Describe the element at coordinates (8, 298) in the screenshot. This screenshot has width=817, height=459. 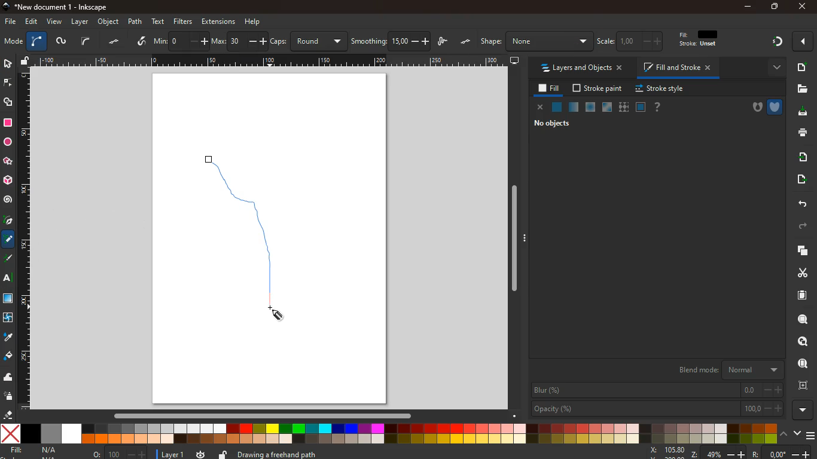
I see `texture` at that location.